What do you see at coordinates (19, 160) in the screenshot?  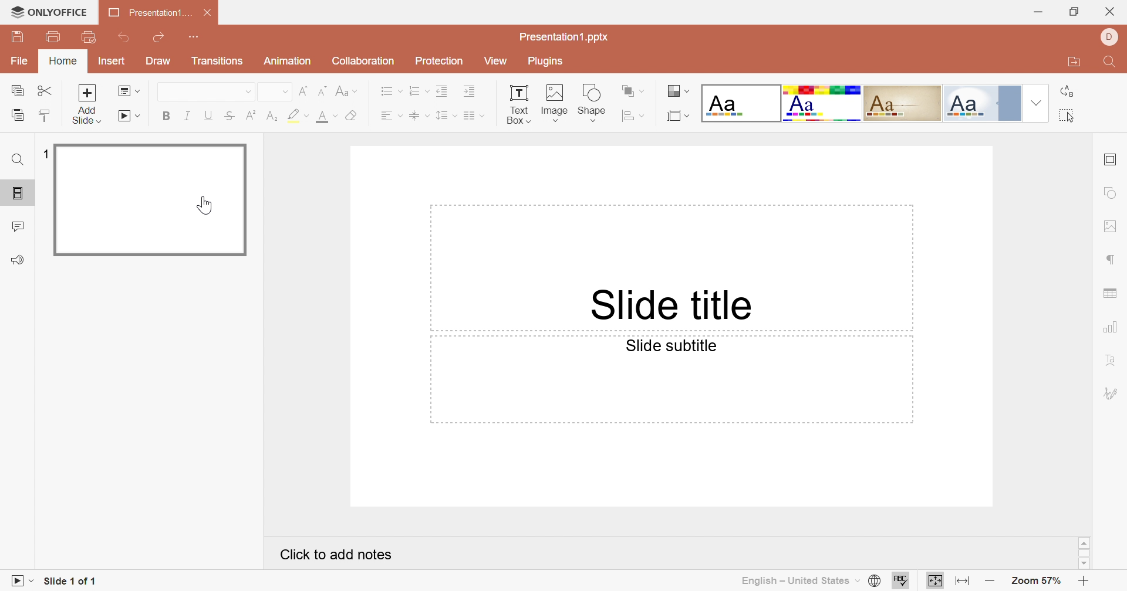 I see `Find` at bounding box center [19, 160].